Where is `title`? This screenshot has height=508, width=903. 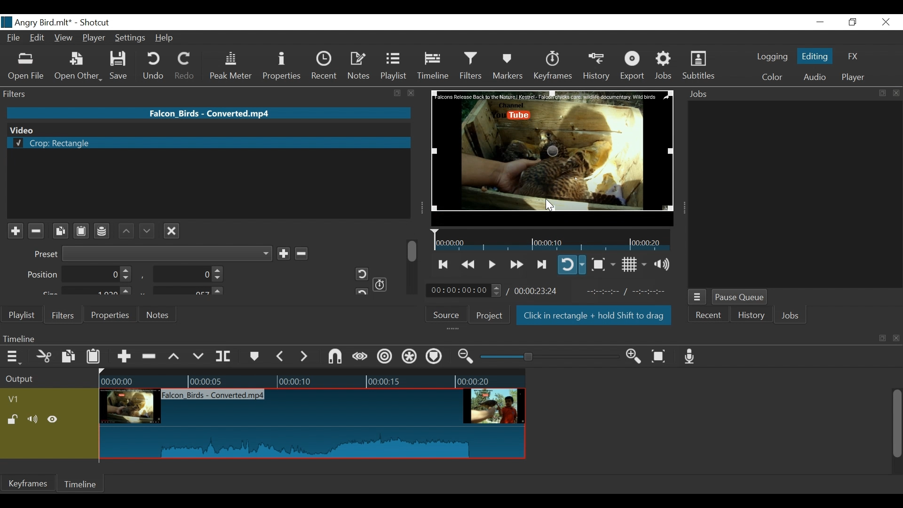
title is located at coordinates (70, 22).